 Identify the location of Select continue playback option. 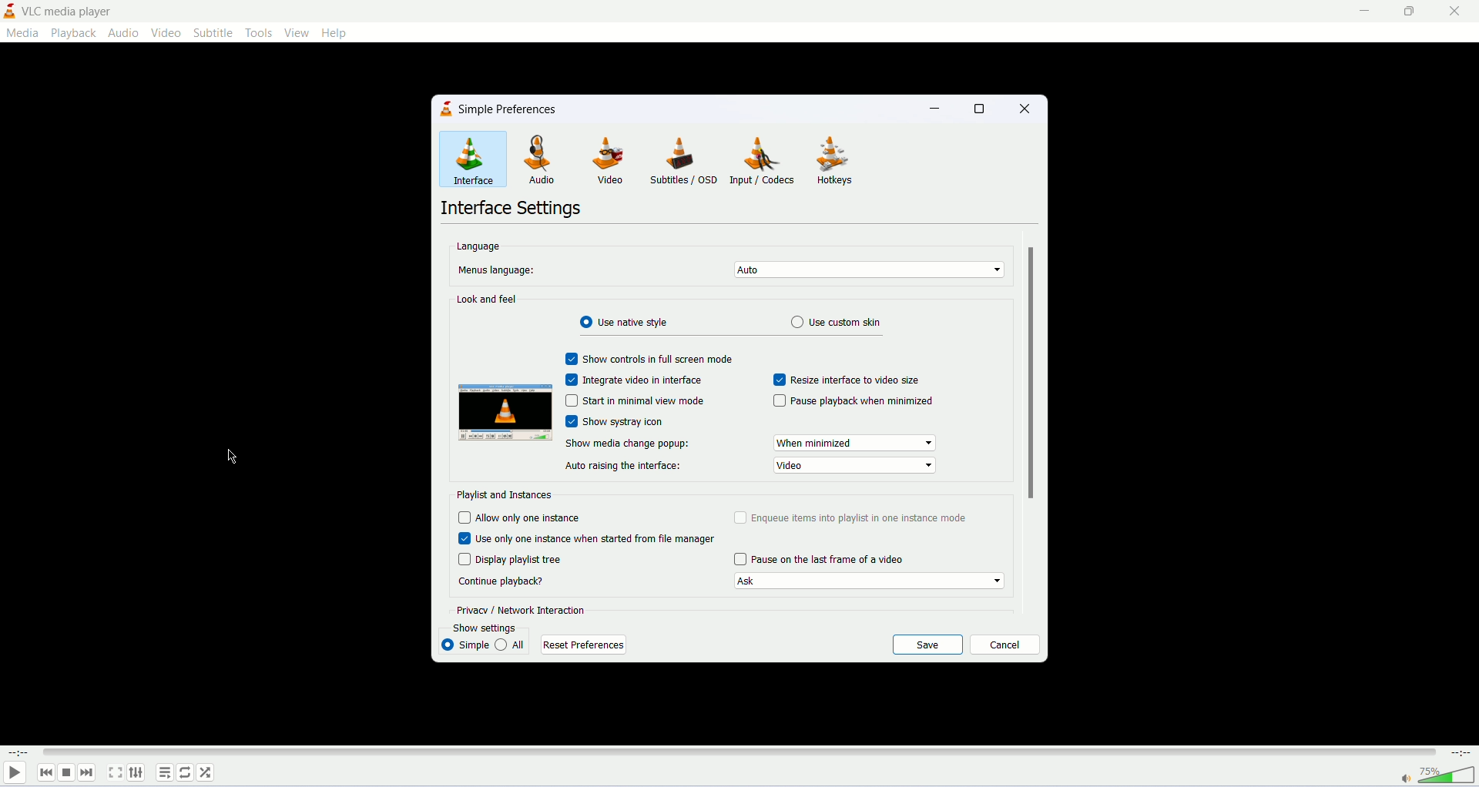
(867, 581).